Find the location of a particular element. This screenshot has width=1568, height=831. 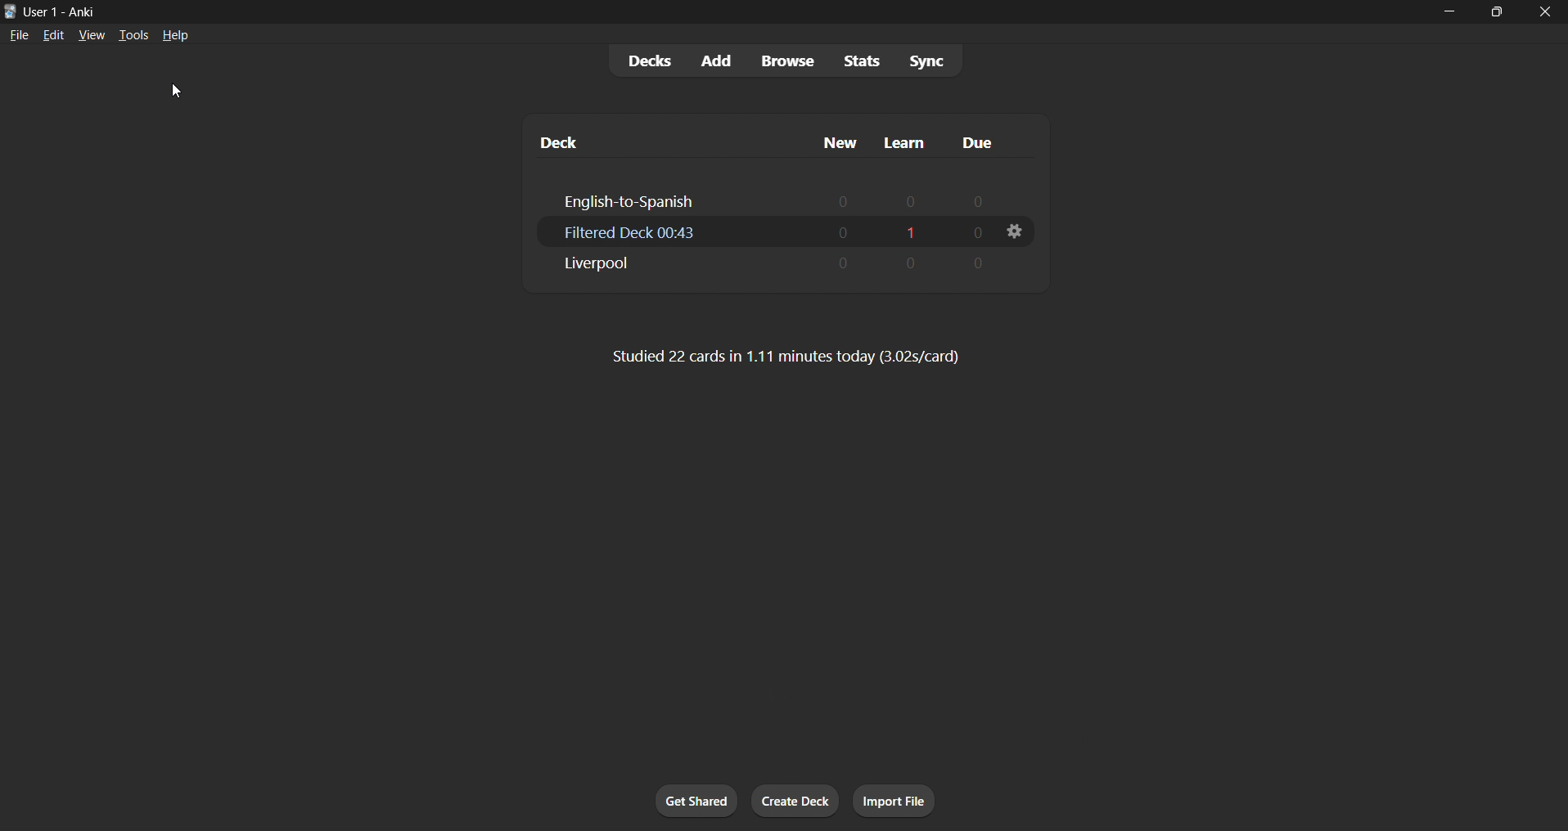

browse is located at coordinates (779, 60).